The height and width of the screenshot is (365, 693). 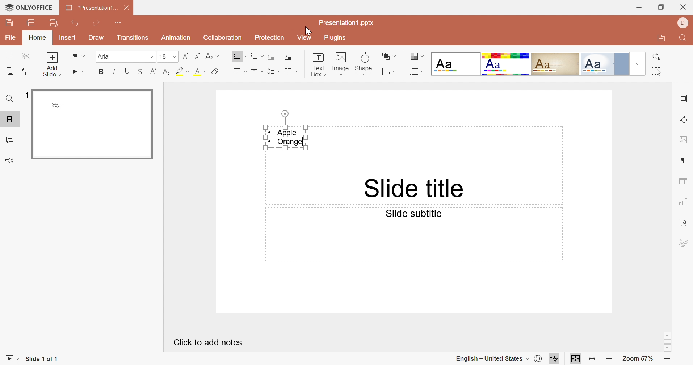 What do you see at coordinates (556, 359) in the screenshot?
I see `spell checking` at bounding box center [556, 359].